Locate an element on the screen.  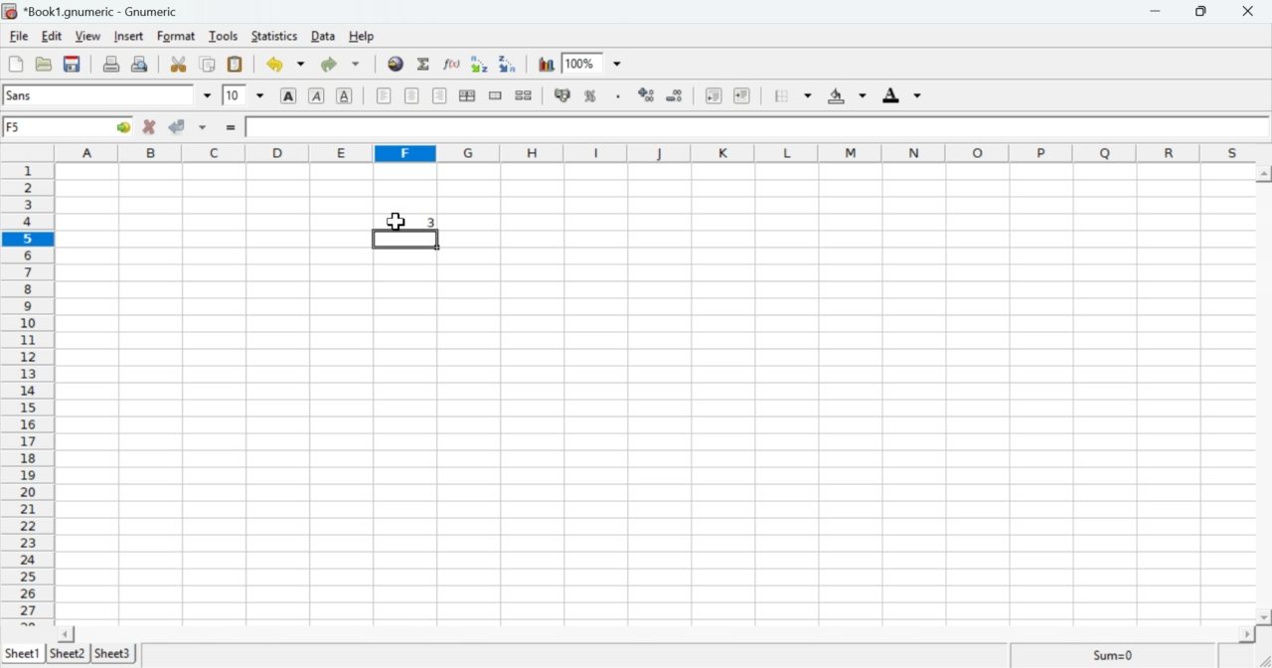
Copy is located at coordinates (209, 64).